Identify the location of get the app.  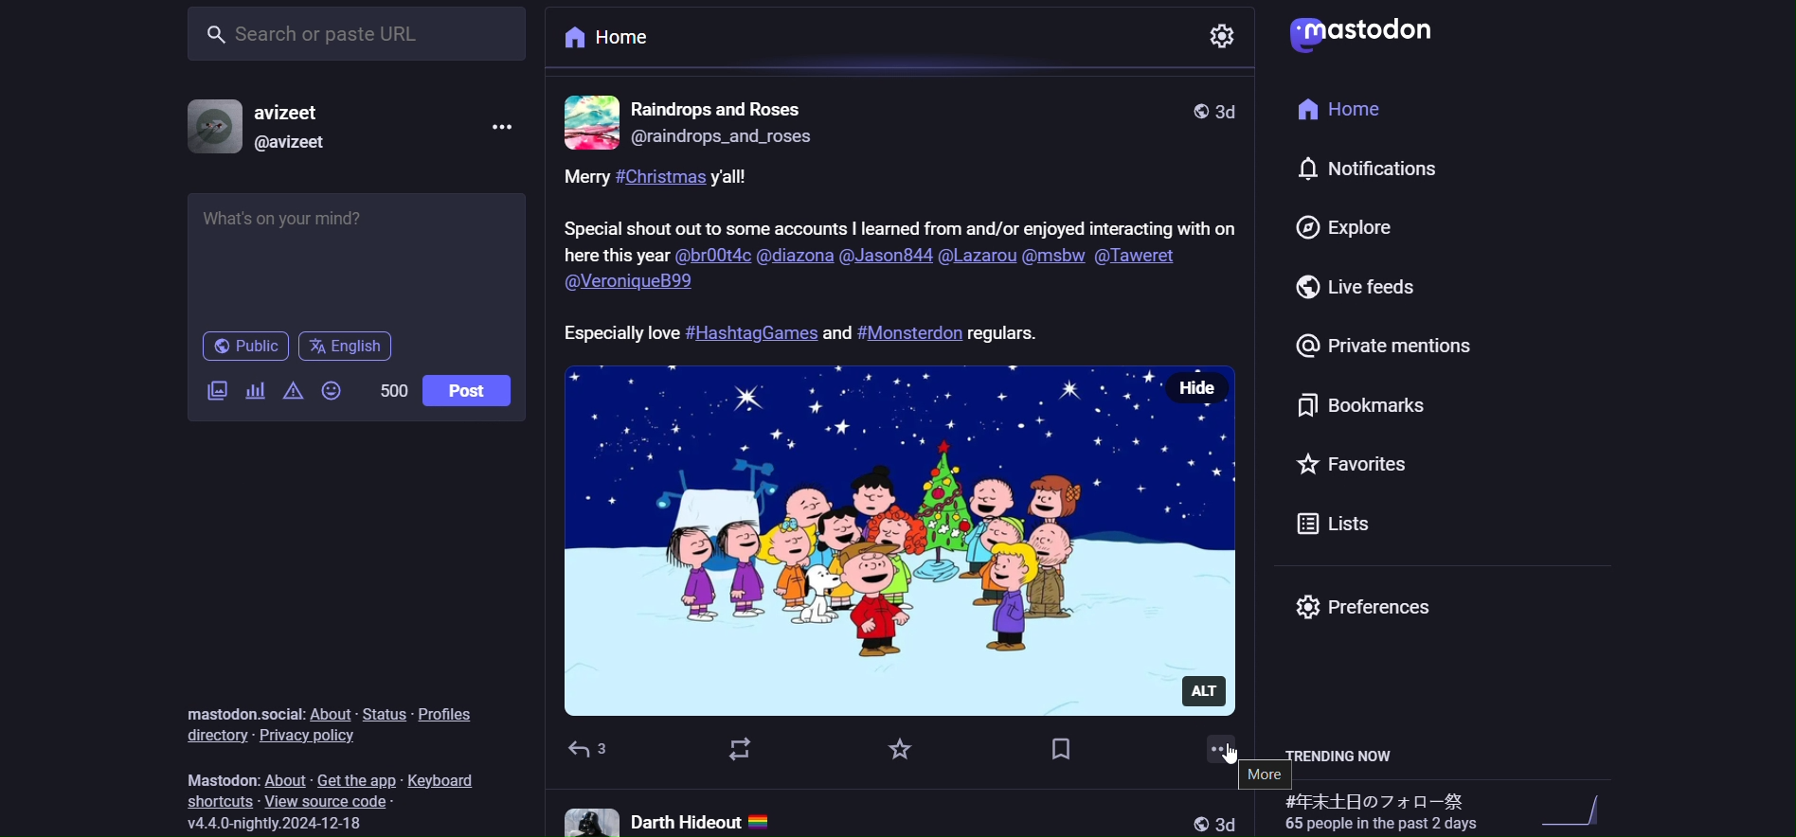
(352, 777).